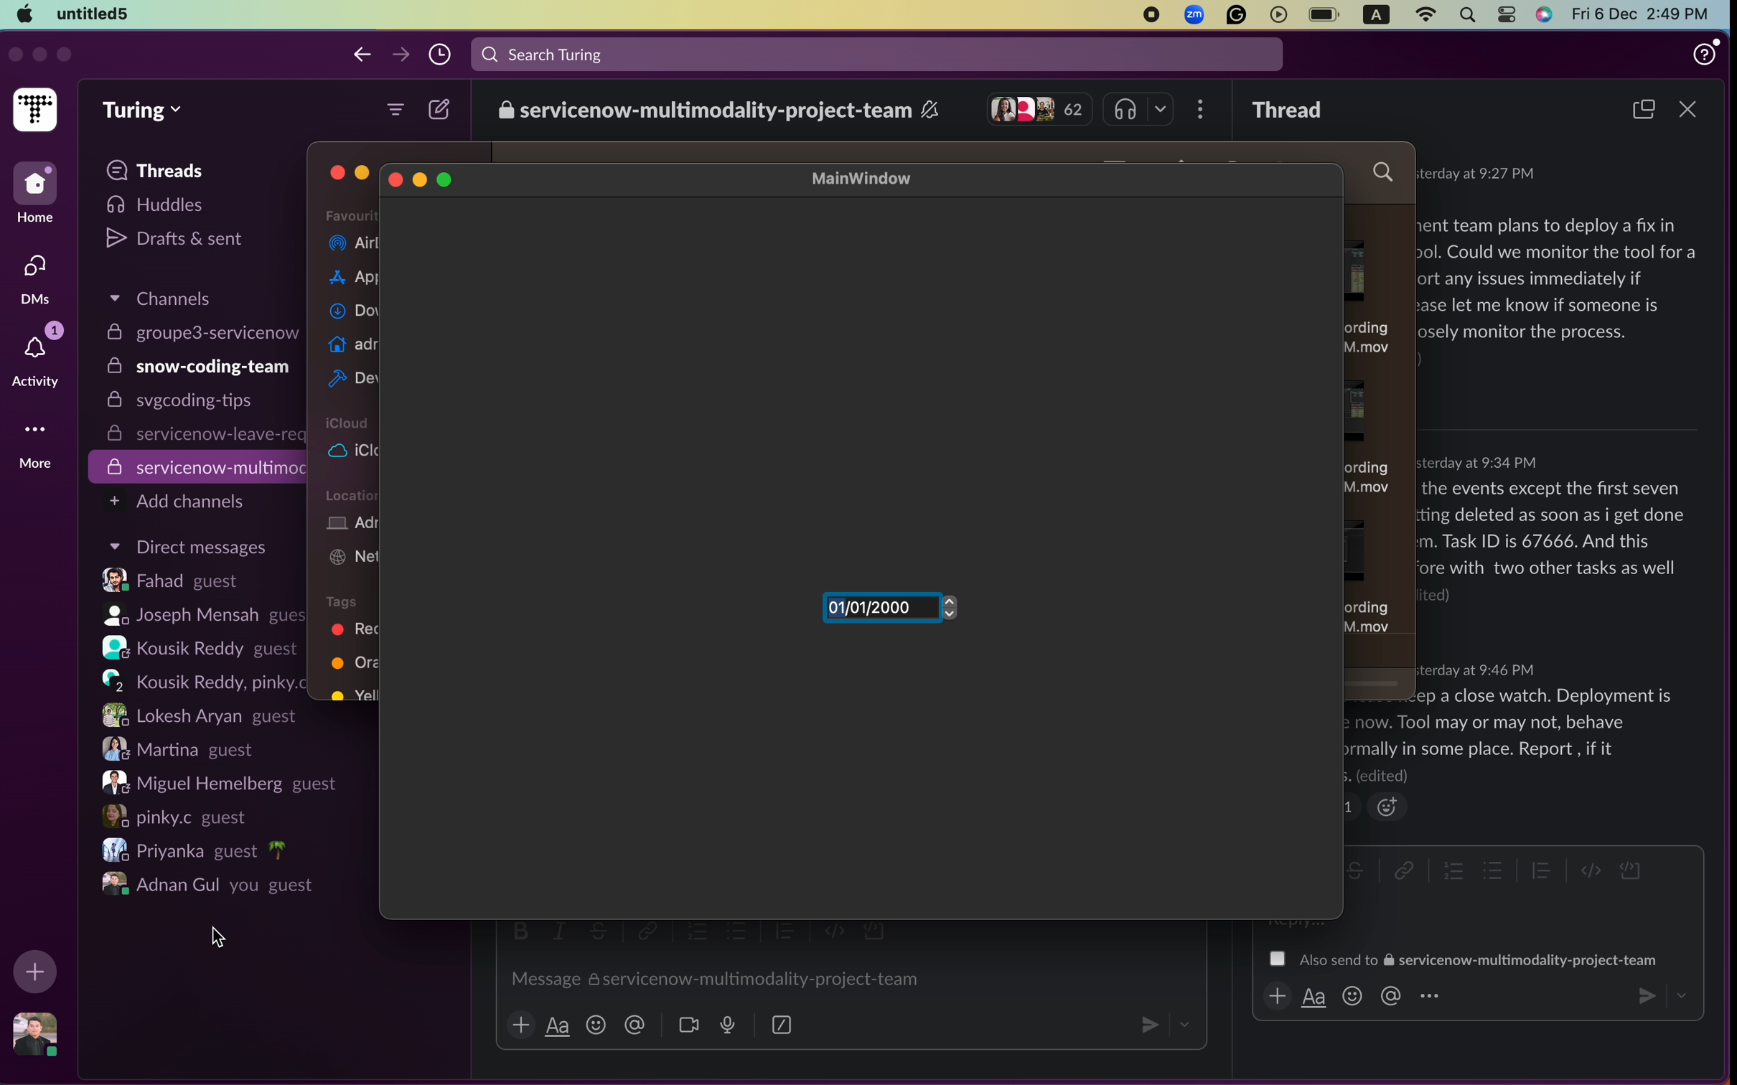 This screenshot has width=1737, height=1085. I want to click on options, so click(1429, 995).